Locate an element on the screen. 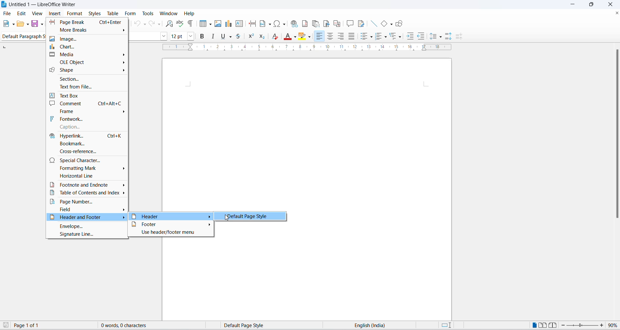 This screenshot has width=620, height=330. line is located at coordinates (371, 23).